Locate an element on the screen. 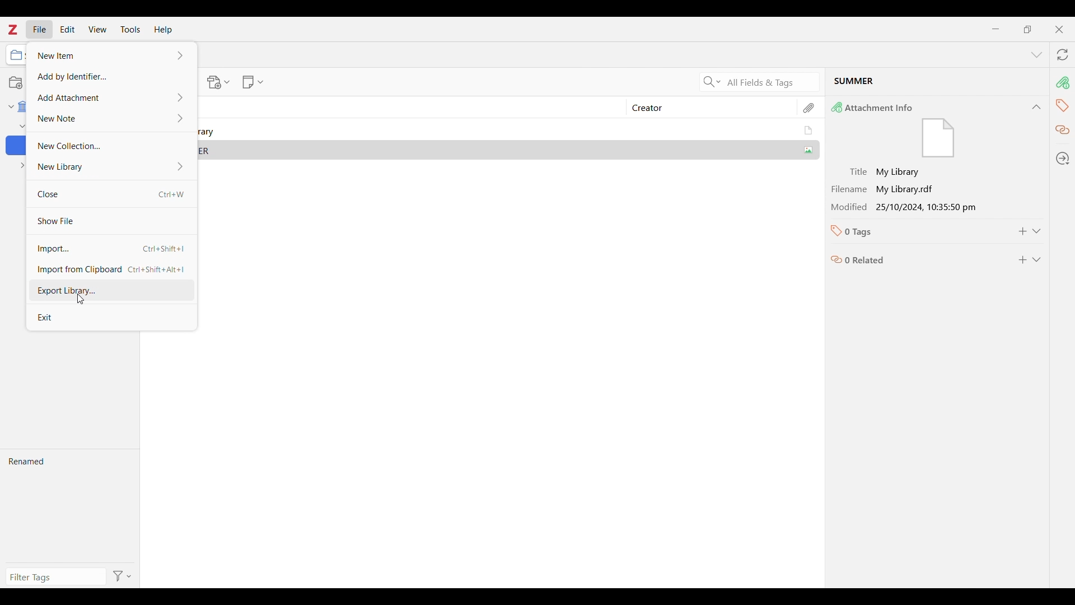  New collection is located at coordinates (111, 146).